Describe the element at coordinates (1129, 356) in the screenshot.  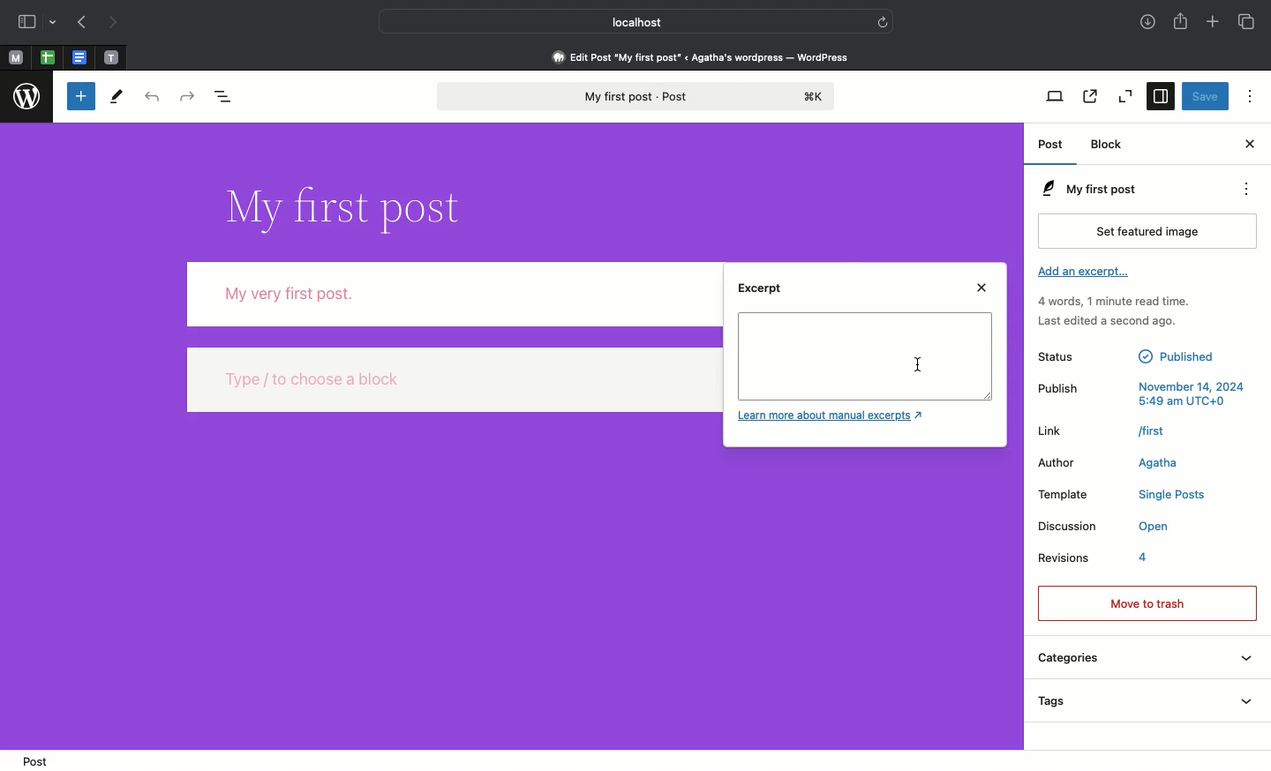
I see `Status` at that location.